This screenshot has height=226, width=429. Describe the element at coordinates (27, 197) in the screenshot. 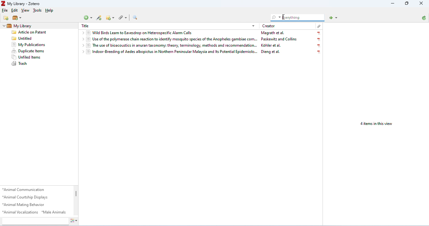

I see `“Animal Courtship Displays` at that location.